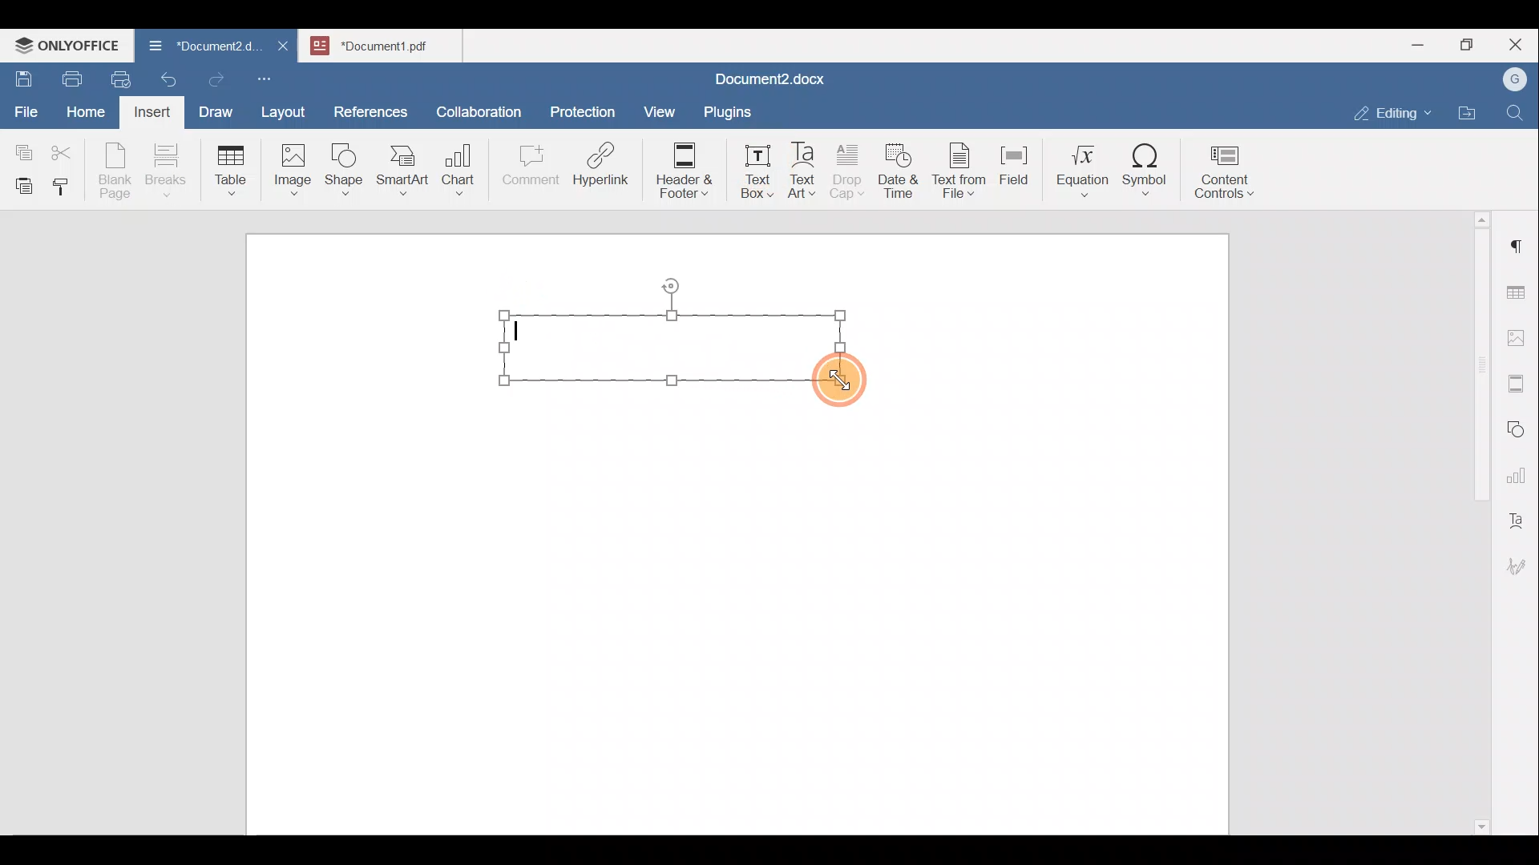 This screenshot has height=865, width=1539. Describe the element at coordinates (1476, 520) in the screenshot. I see `Scroll bar` at that location.